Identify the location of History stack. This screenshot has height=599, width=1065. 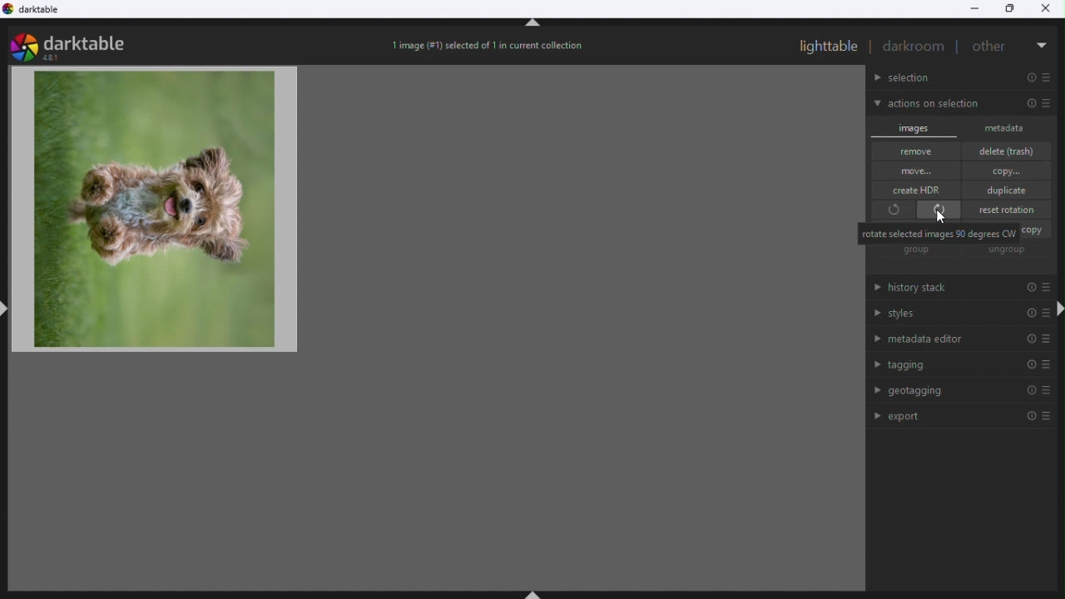
(952, 290).